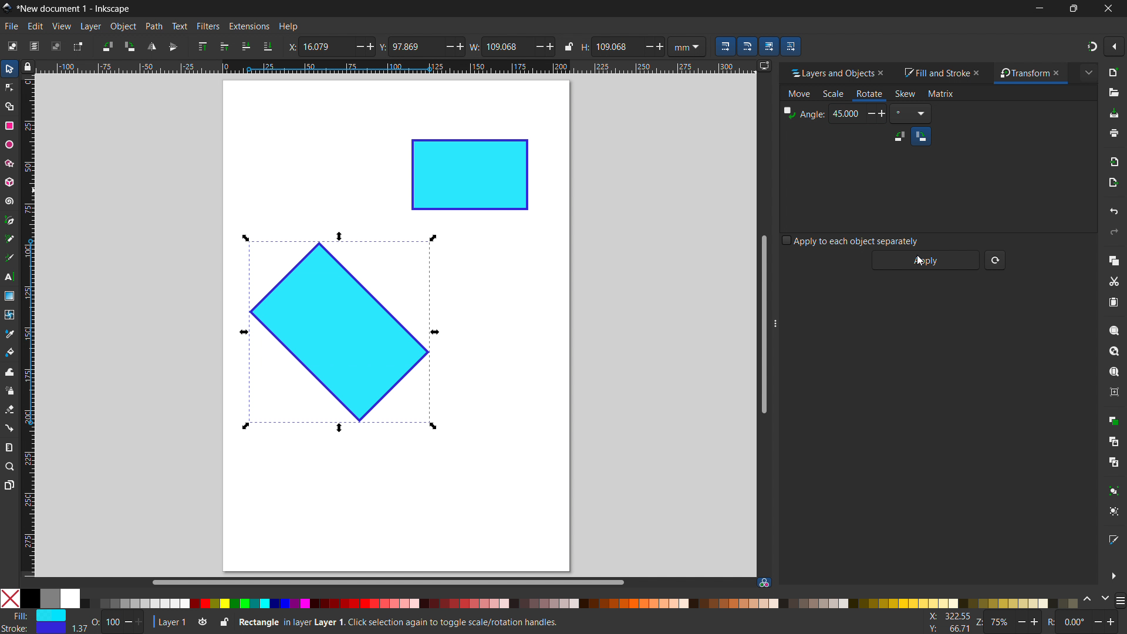 The height and width of the screenshot is (634, 1127). I want to click on *New document 1 - Inkscape, so click(75, 9).